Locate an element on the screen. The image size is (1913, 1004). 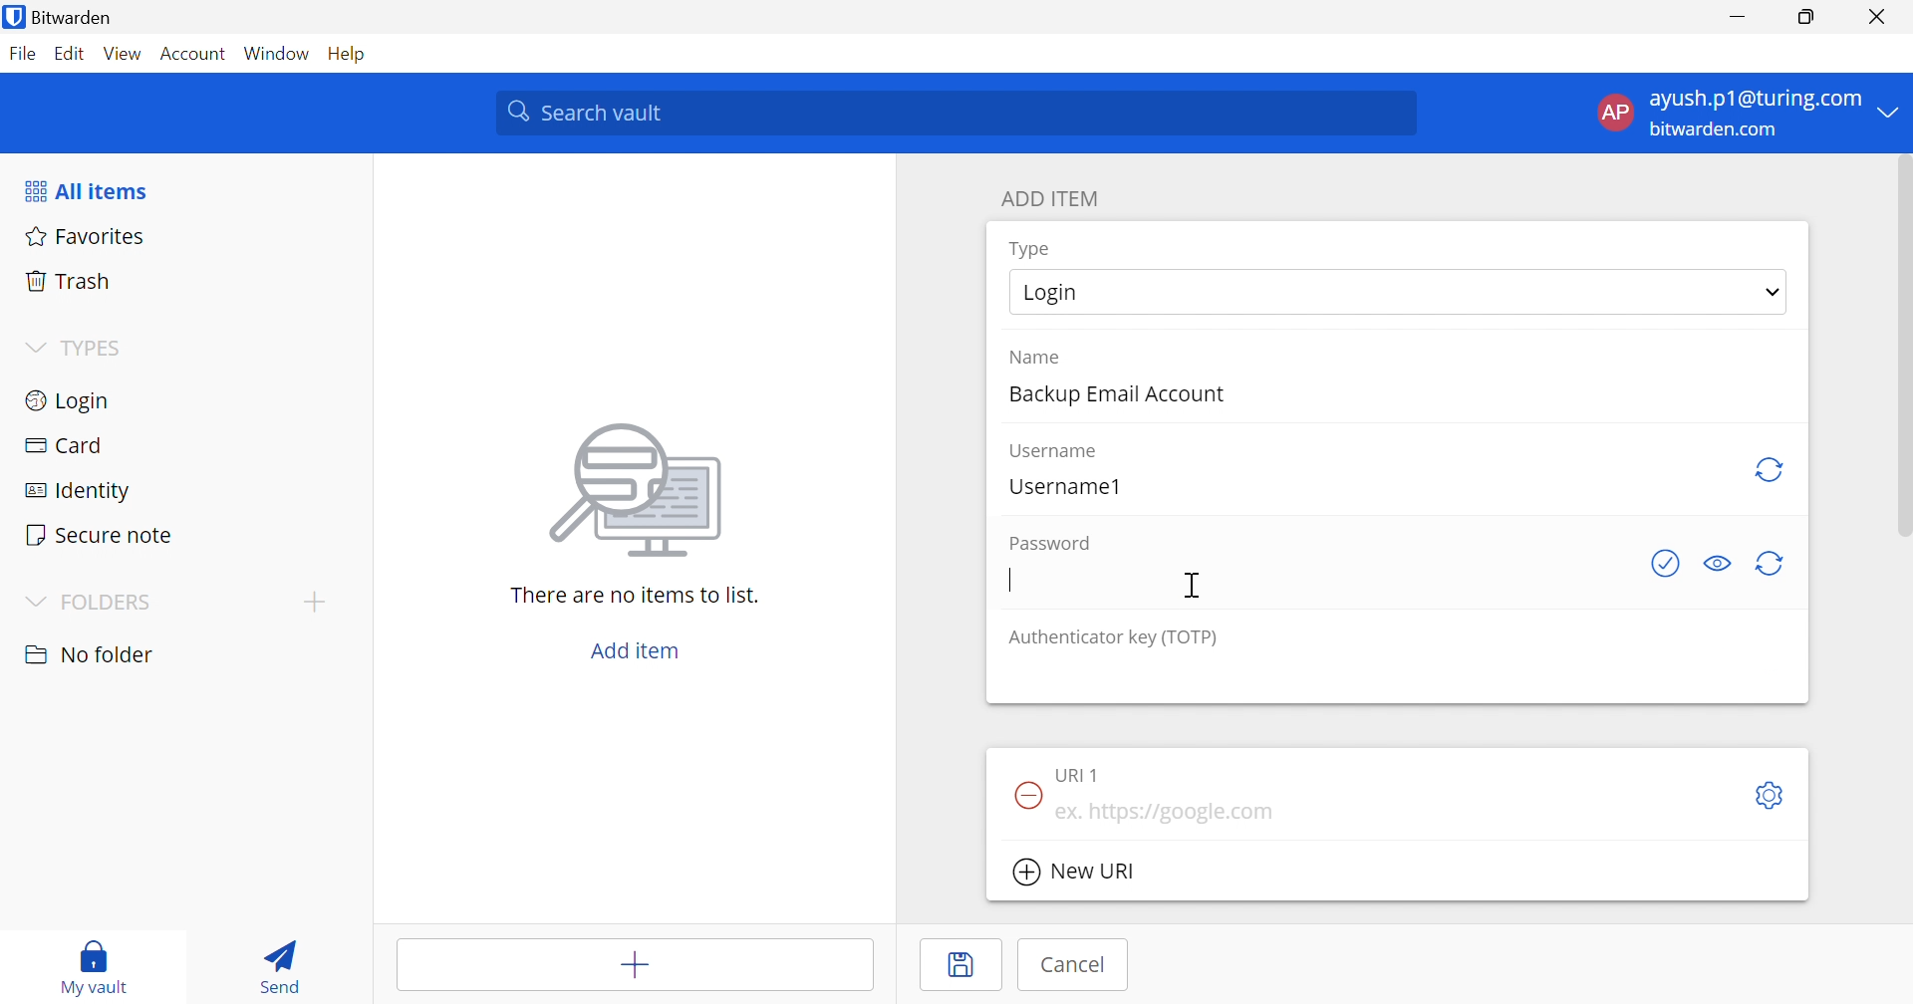
Cursor is located at coordinates (1196, 584).